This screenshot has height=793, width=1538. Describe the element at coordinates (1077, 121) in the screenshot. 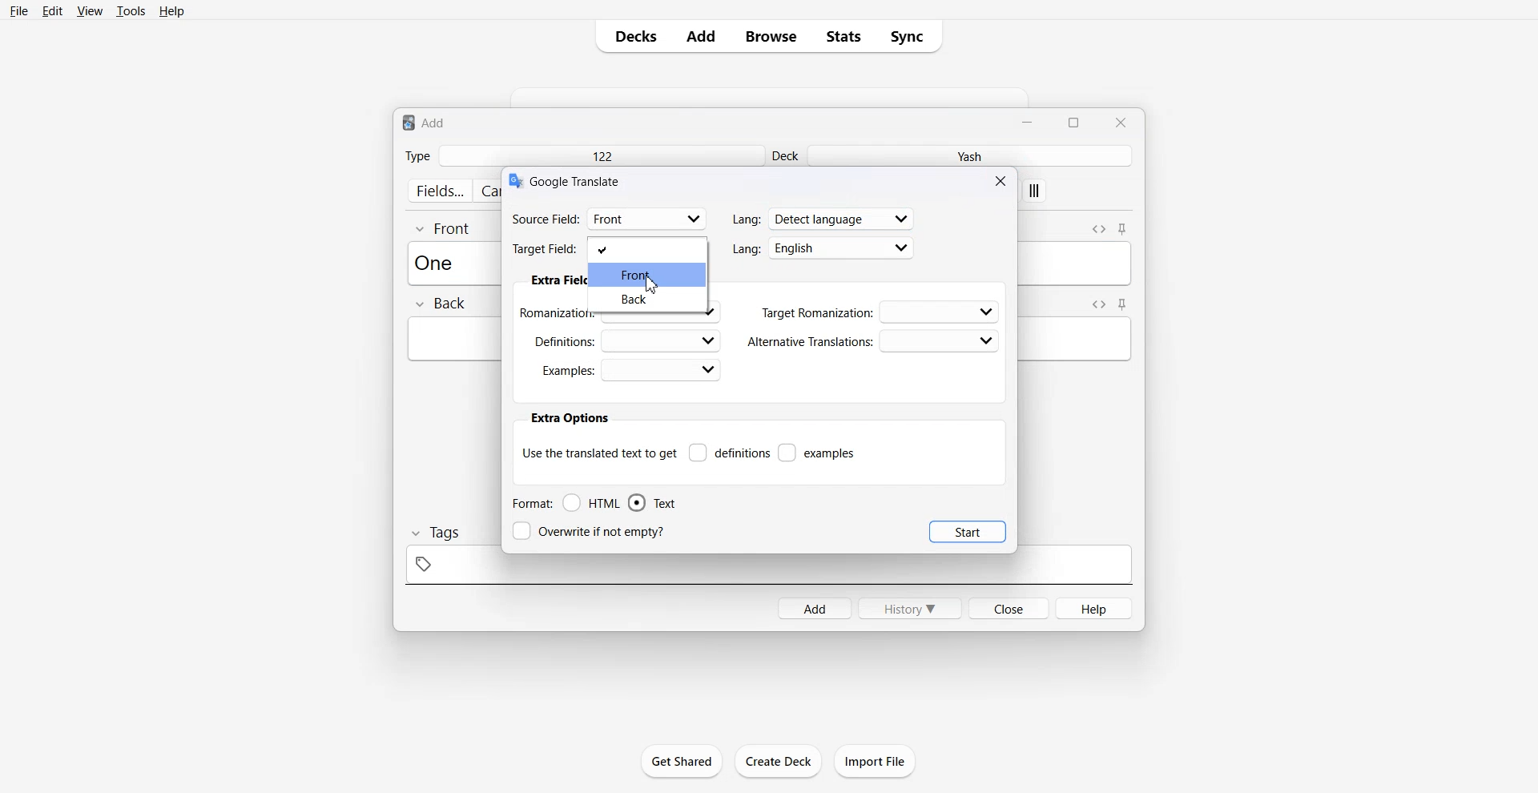

I see `Maximize` at that location.